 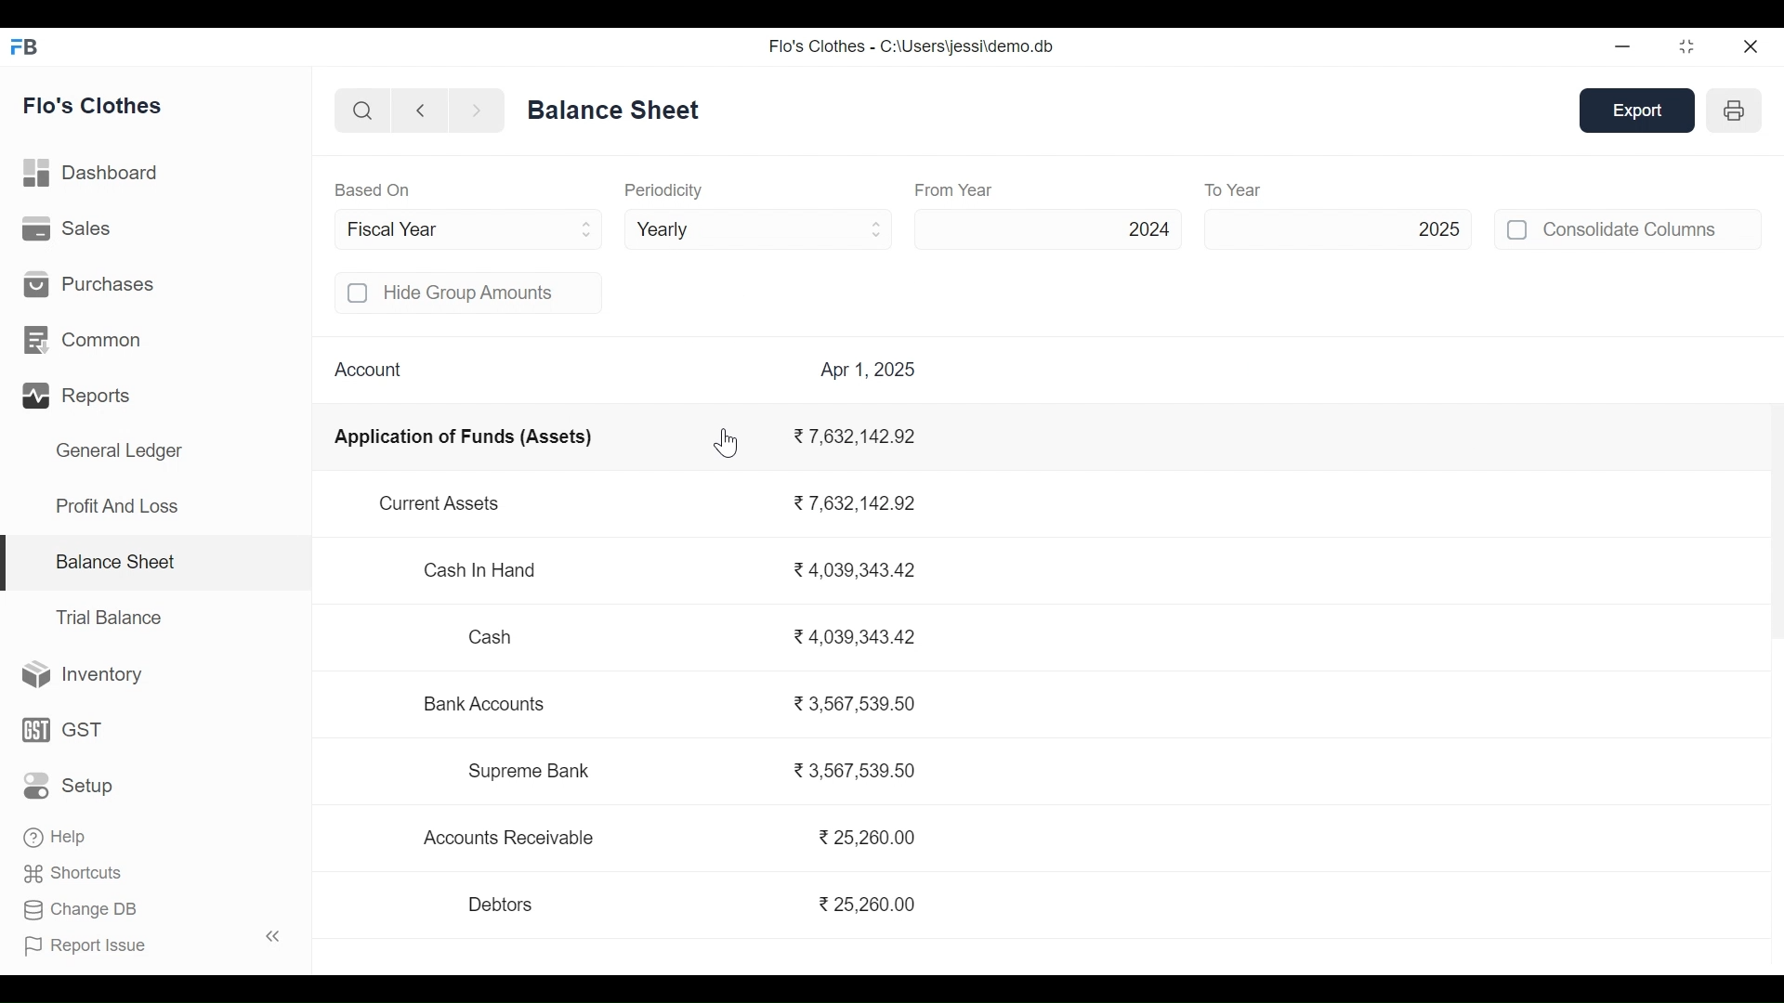 I want to click on to year, so click(x=1273, y=189).